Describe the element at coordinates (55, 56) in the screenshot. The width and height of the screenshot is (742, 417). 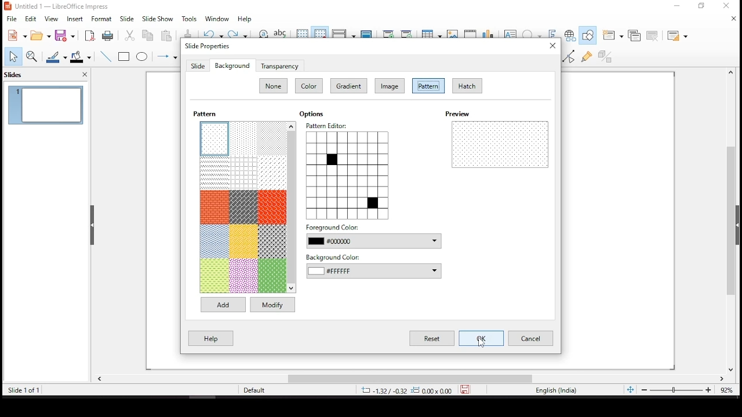
I see `line color` at that location.